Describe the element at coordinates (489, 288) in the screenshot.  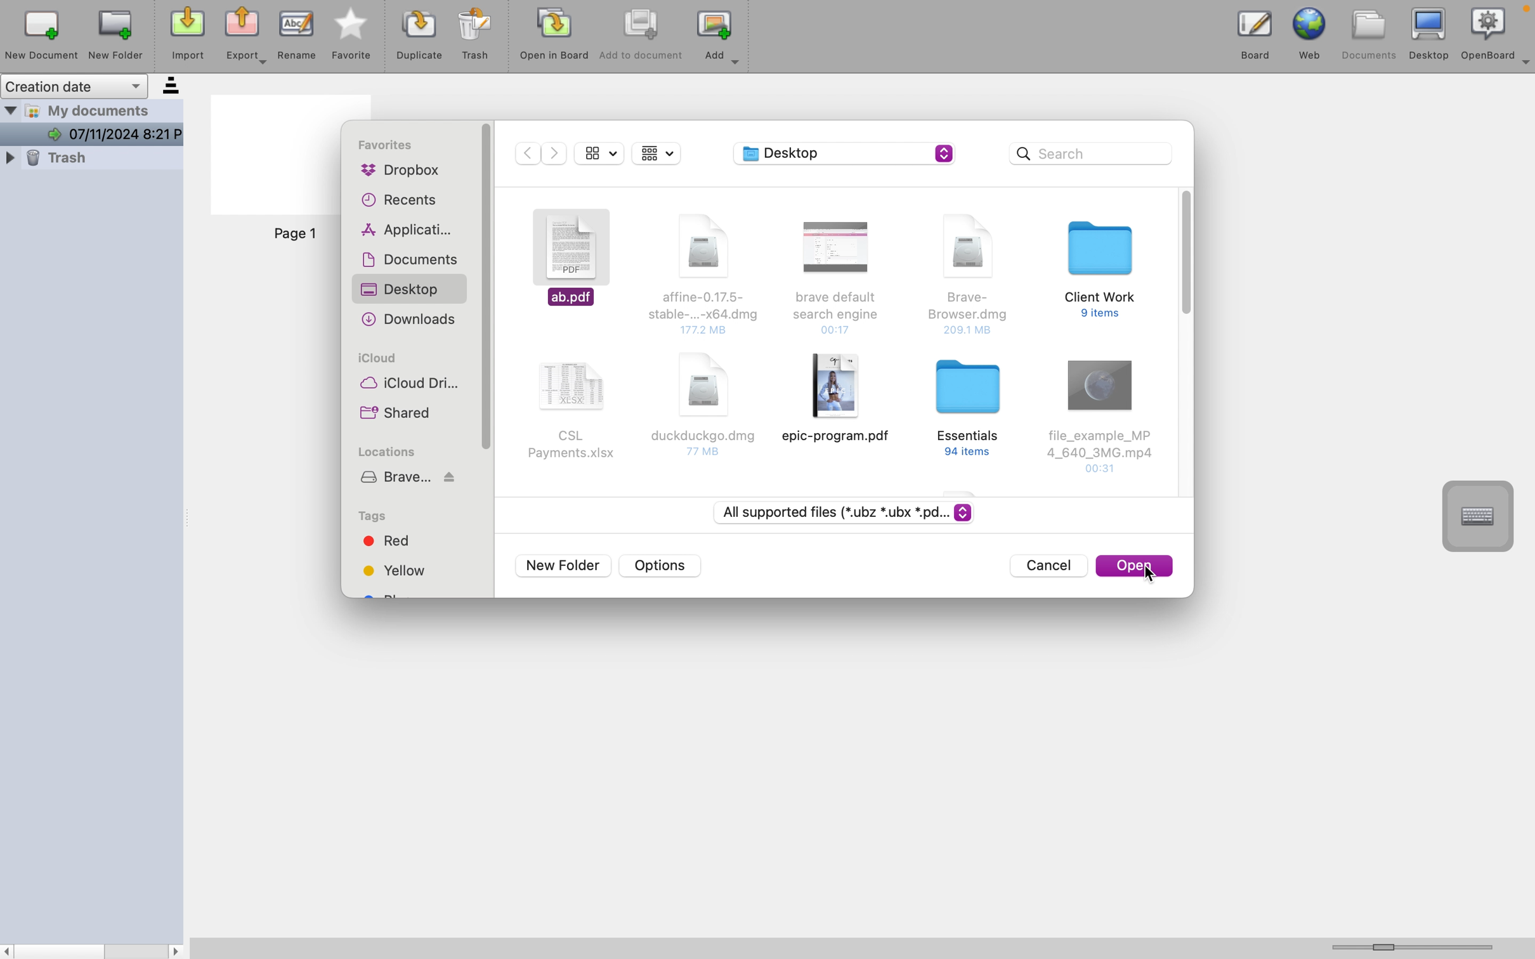
I see `sidebar vertical scroll bar` at that location.